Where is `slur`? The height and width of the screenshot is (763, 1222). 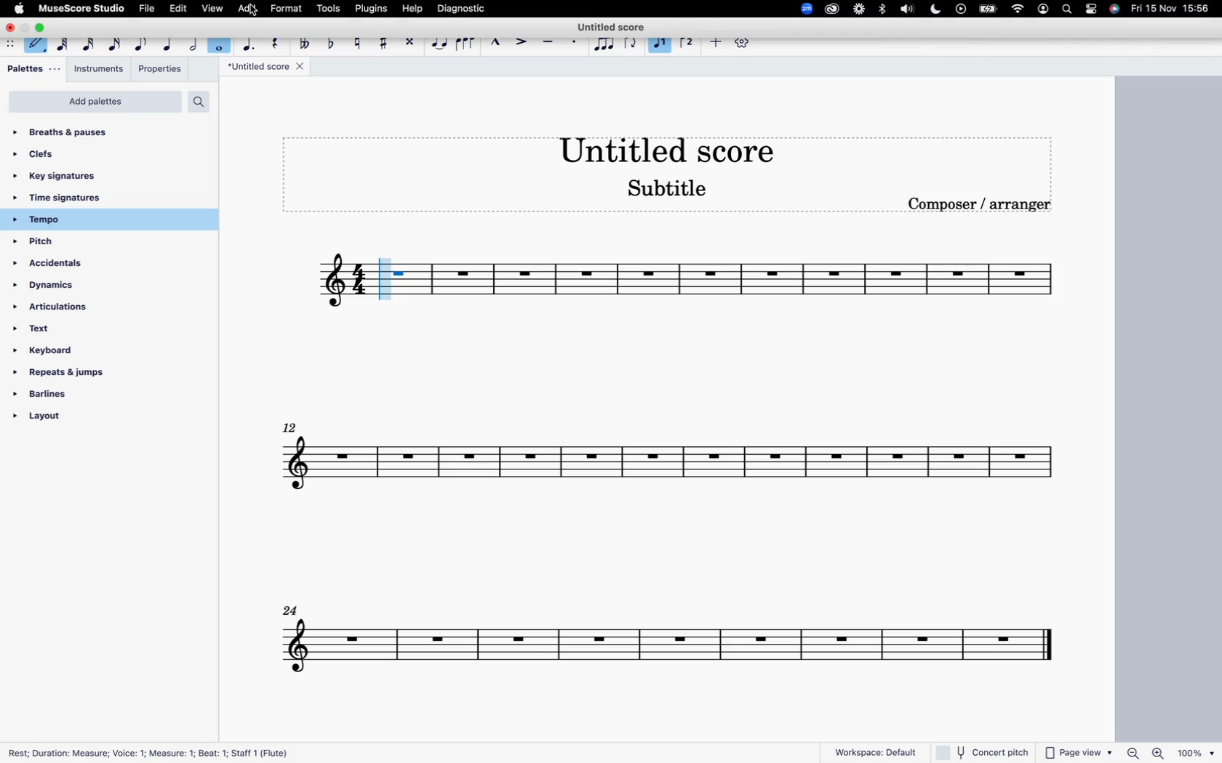 slur is located at coordinates (466, 42).